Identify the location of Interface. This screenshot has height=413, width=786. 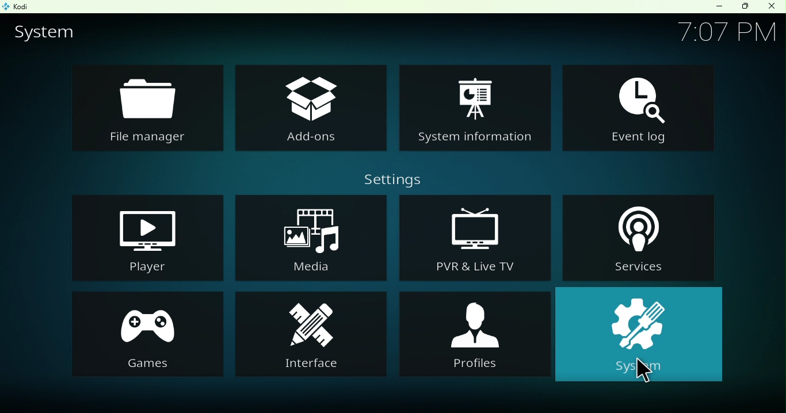
(311, 333).